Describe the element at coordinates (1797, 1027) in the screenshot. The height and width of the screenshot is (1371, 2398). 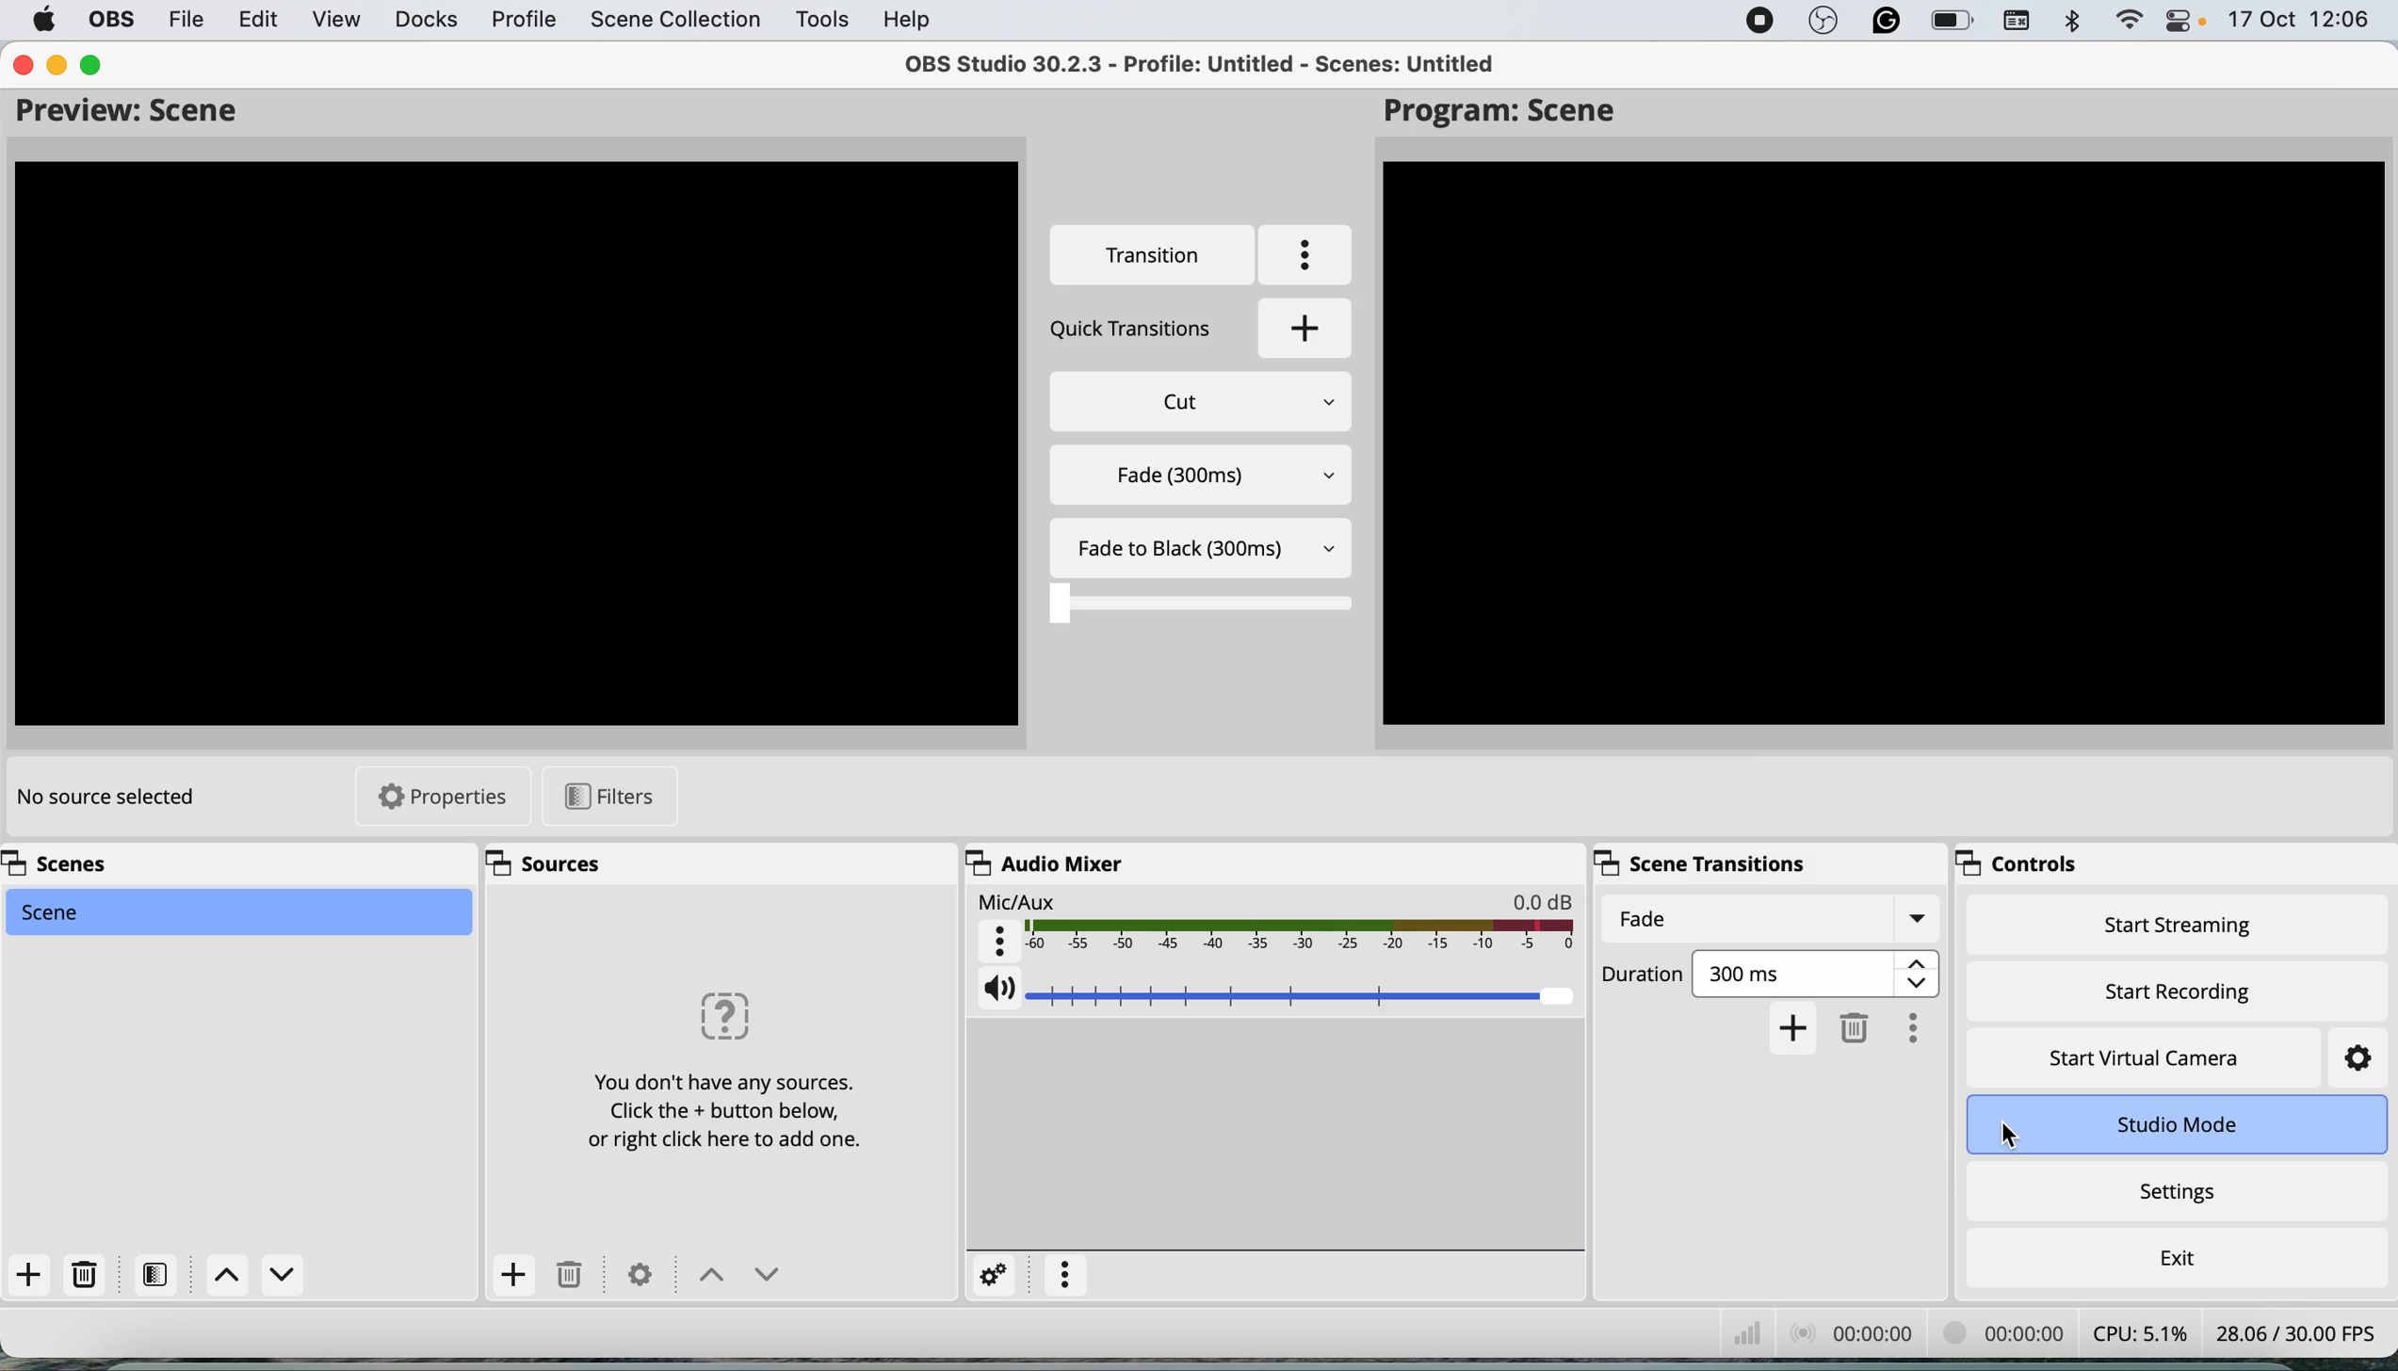
I see `add transition` at that location.